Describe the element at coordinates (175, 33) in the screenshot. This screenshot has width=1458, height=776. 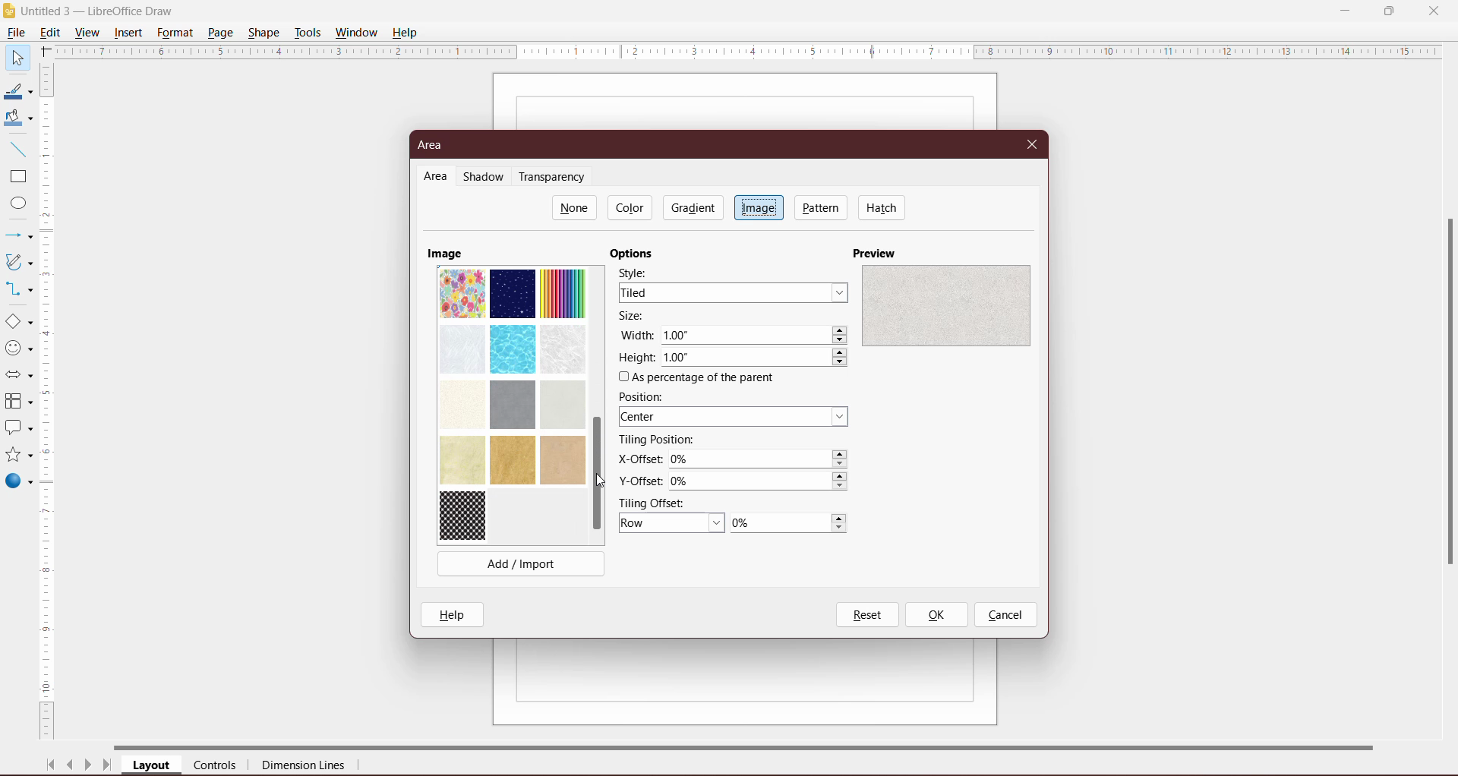
I see `Format` at that location.